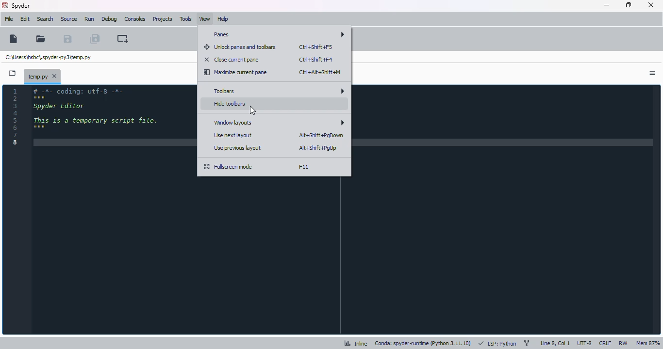 The image size is (663, 349). I want to click on run, so click(89, 19).